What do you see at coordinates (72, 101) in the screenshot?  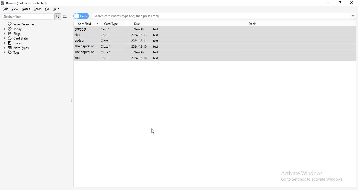 I see `collapse` at bounding box center [72, 101].